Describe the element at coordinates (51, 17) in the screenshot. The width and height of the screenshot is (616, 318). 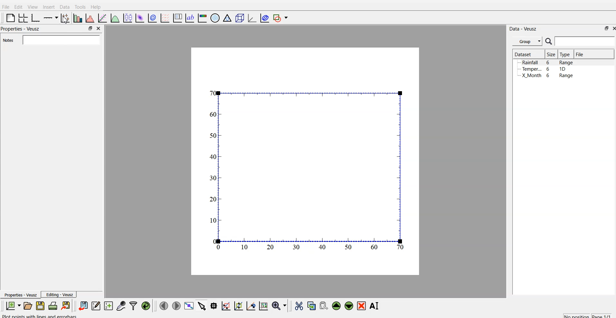
I see `plot on axis` at that location.